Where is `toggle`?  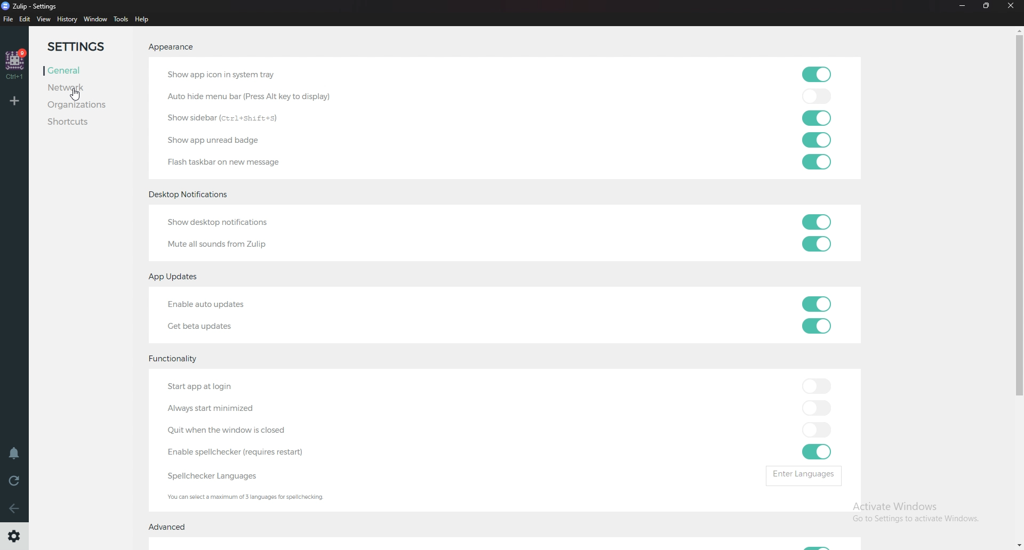 toggle is located at coordinates (817, 409).